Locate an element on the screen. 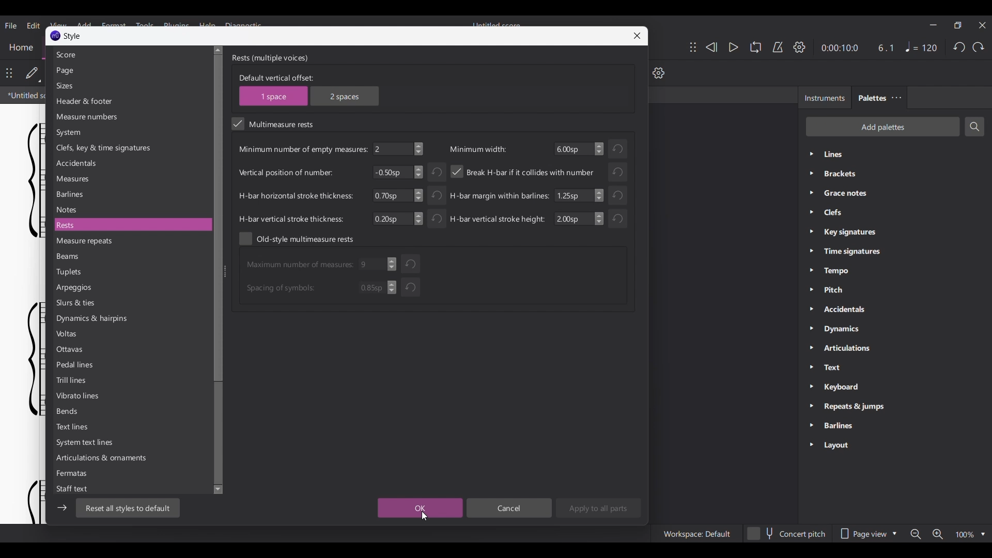  Instruments tab is located at coordinates (824, 98).